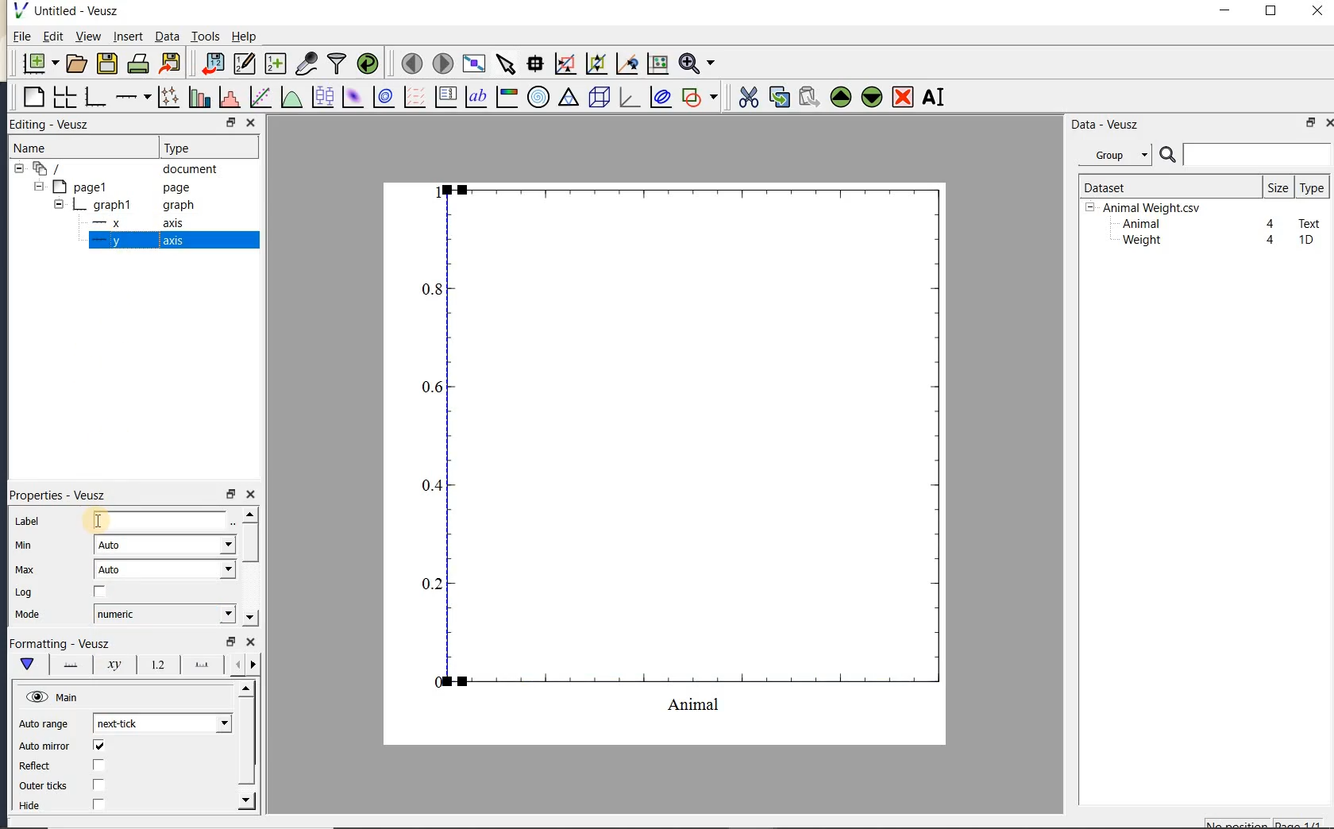  What do you see at coordinates (507, 64) in the screenshot?
I see `select items from the graph or scroll` at bounding box center [507, 64].